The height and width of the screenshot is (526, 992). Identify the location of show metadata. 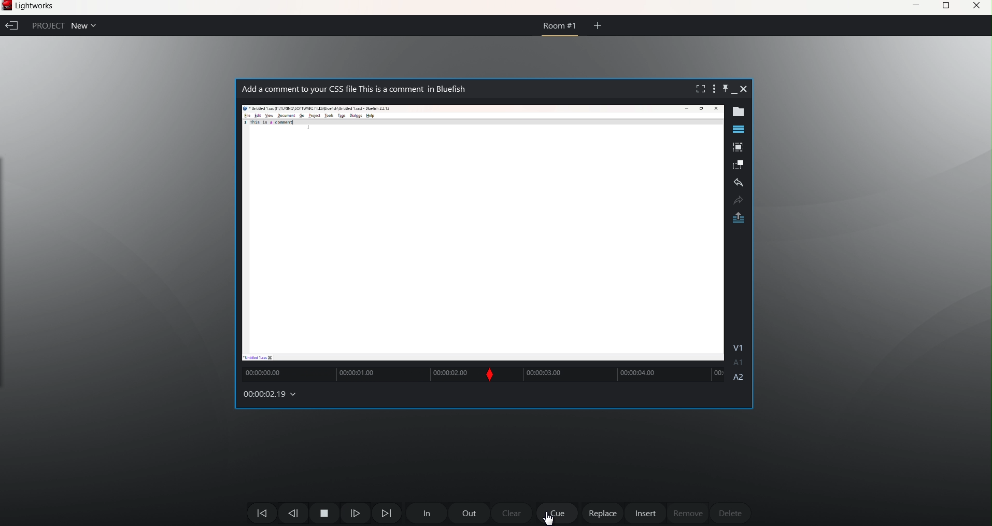
(742, 112).